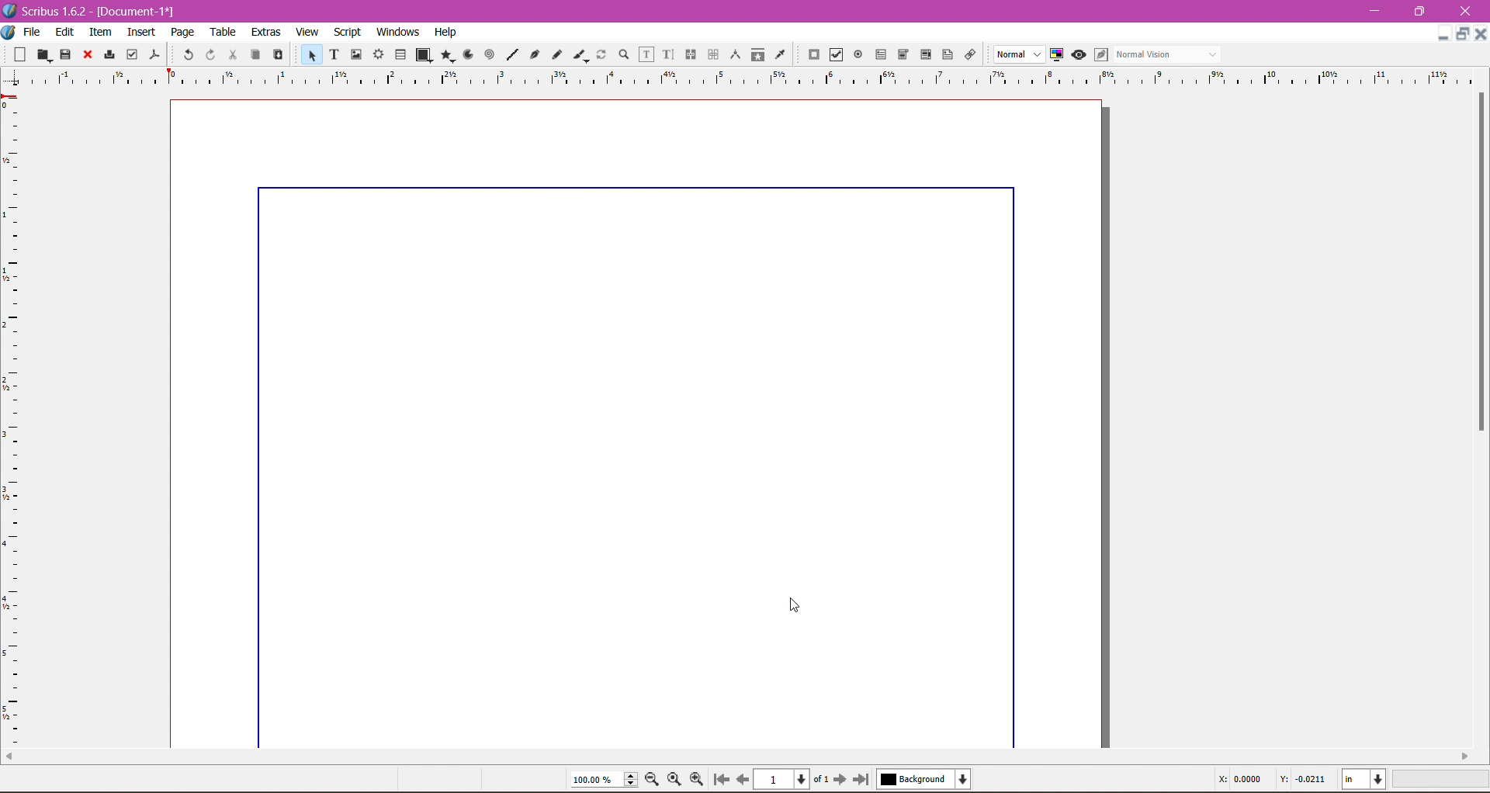 This screenshot has width=1490, height=793. I want to click on Go to first page, so click(719, 780).